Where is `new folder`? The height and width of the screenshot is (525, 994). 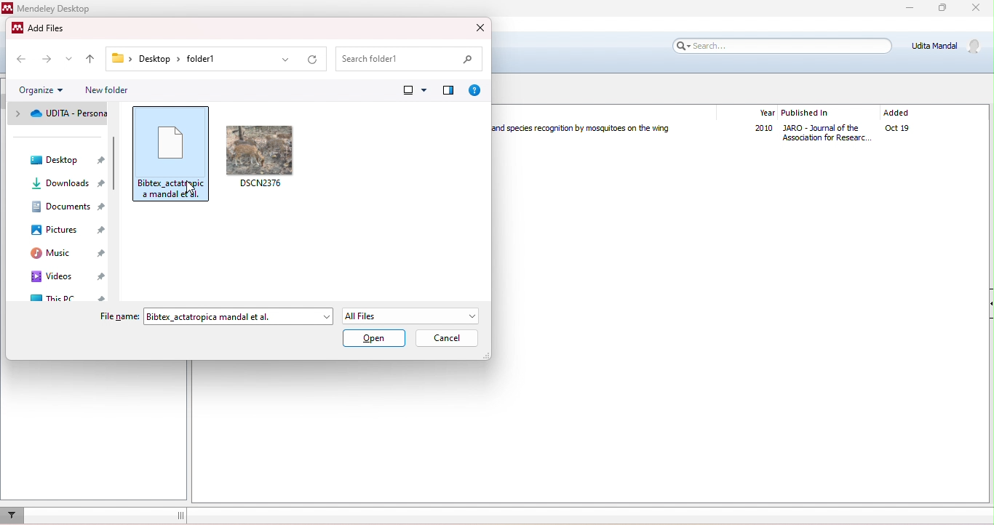
new folder is located at coordinates (108, 90).